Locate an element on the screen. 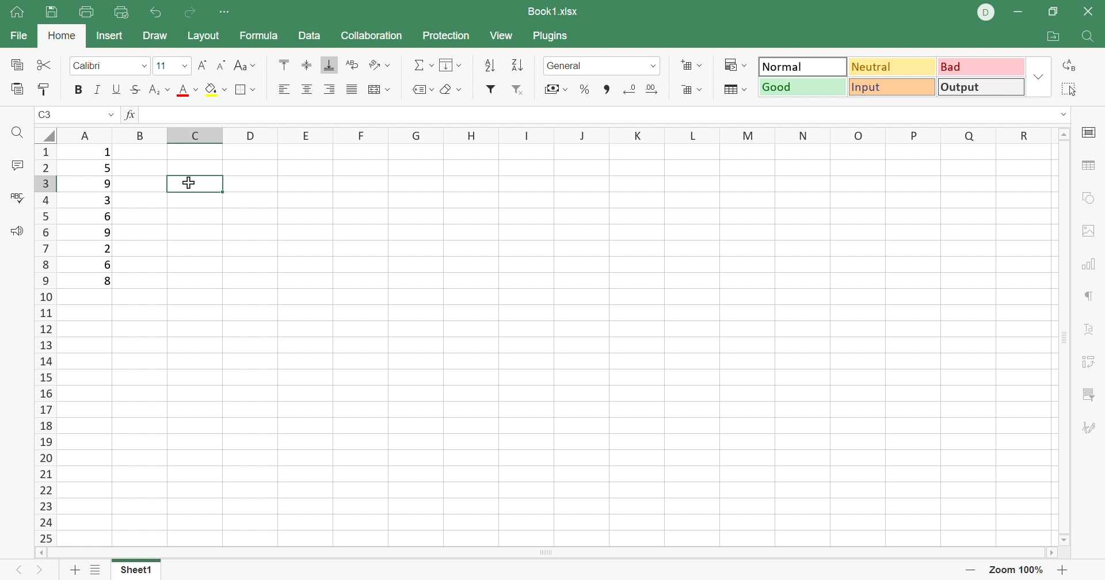 The image size is (1105, 580). Row numbers is located at coordinates (47, 344).